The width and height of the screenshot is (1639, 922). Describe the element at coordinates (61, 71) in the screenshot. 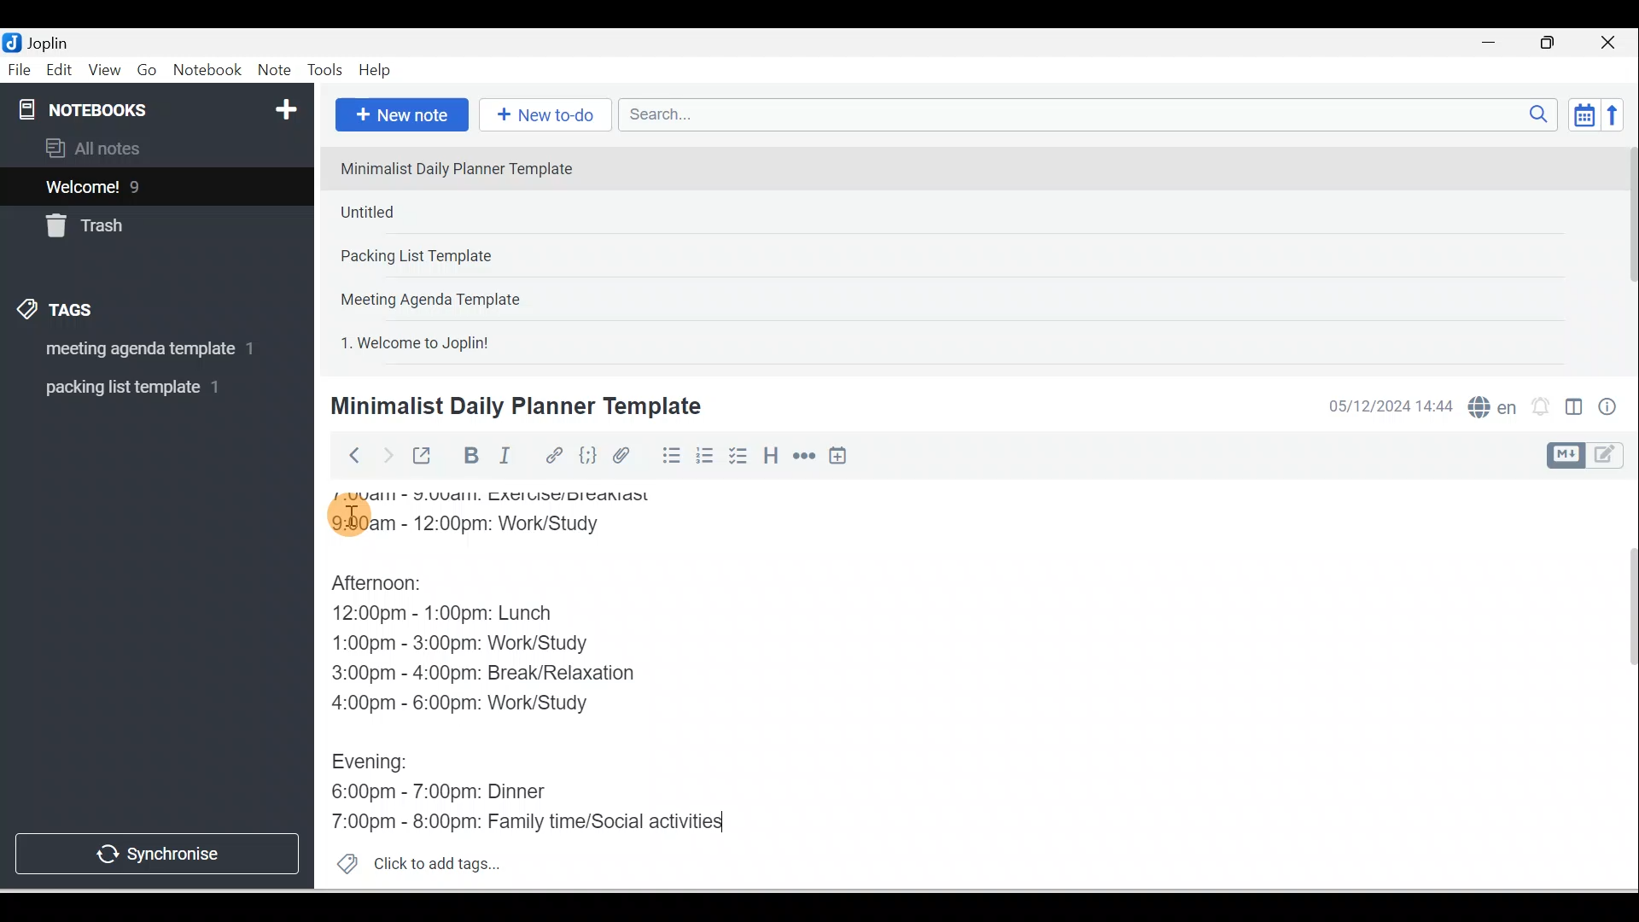

I see `Edit` at that location.